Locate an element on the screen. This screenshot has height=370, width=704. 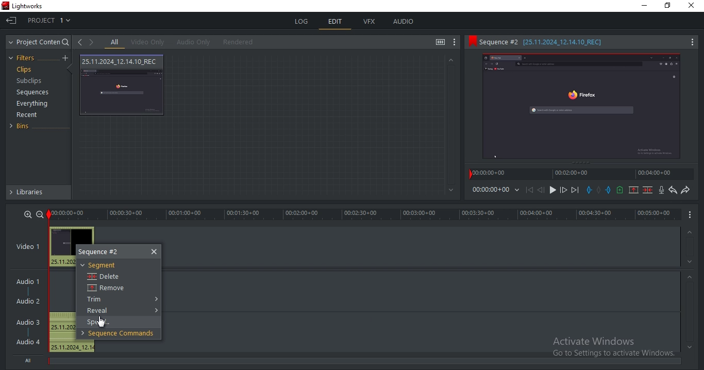
reveal is located at coordinates (99, 311).